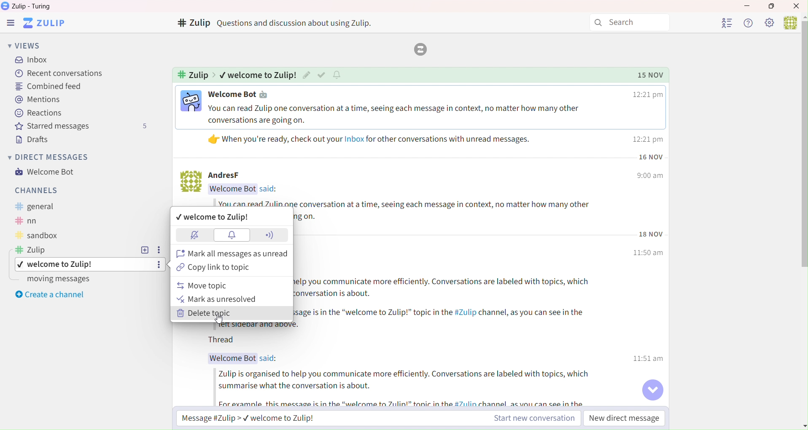 This screenshot has width=808, height=430. What do you see at coordinates (770, 24) in the screenshot?
I see `Settings` at bounding box center [770, 24].